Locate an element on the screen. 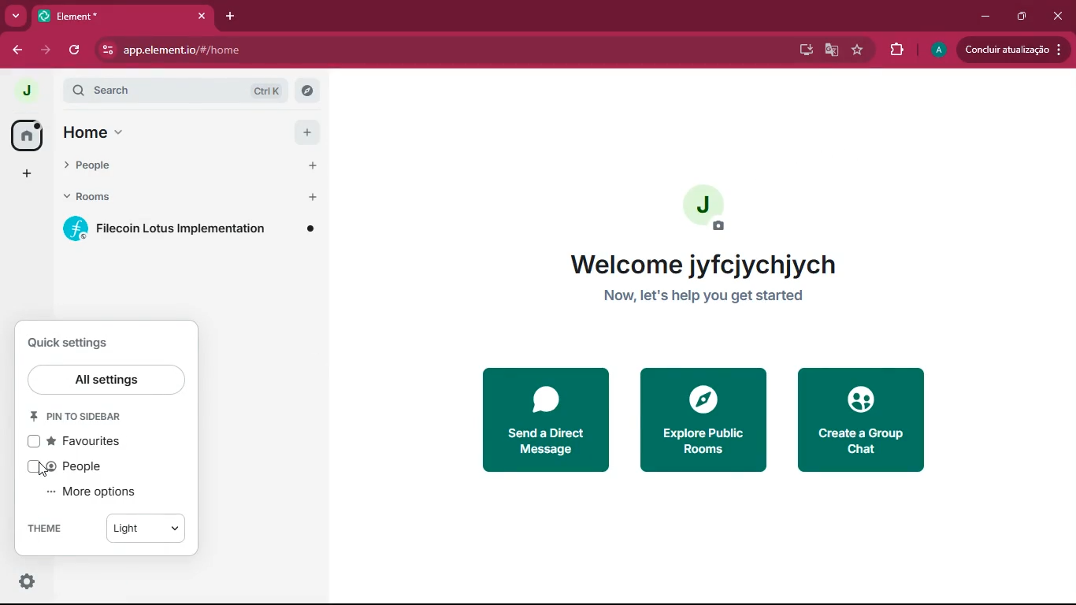  extensions is located at coordinates (894, 50).